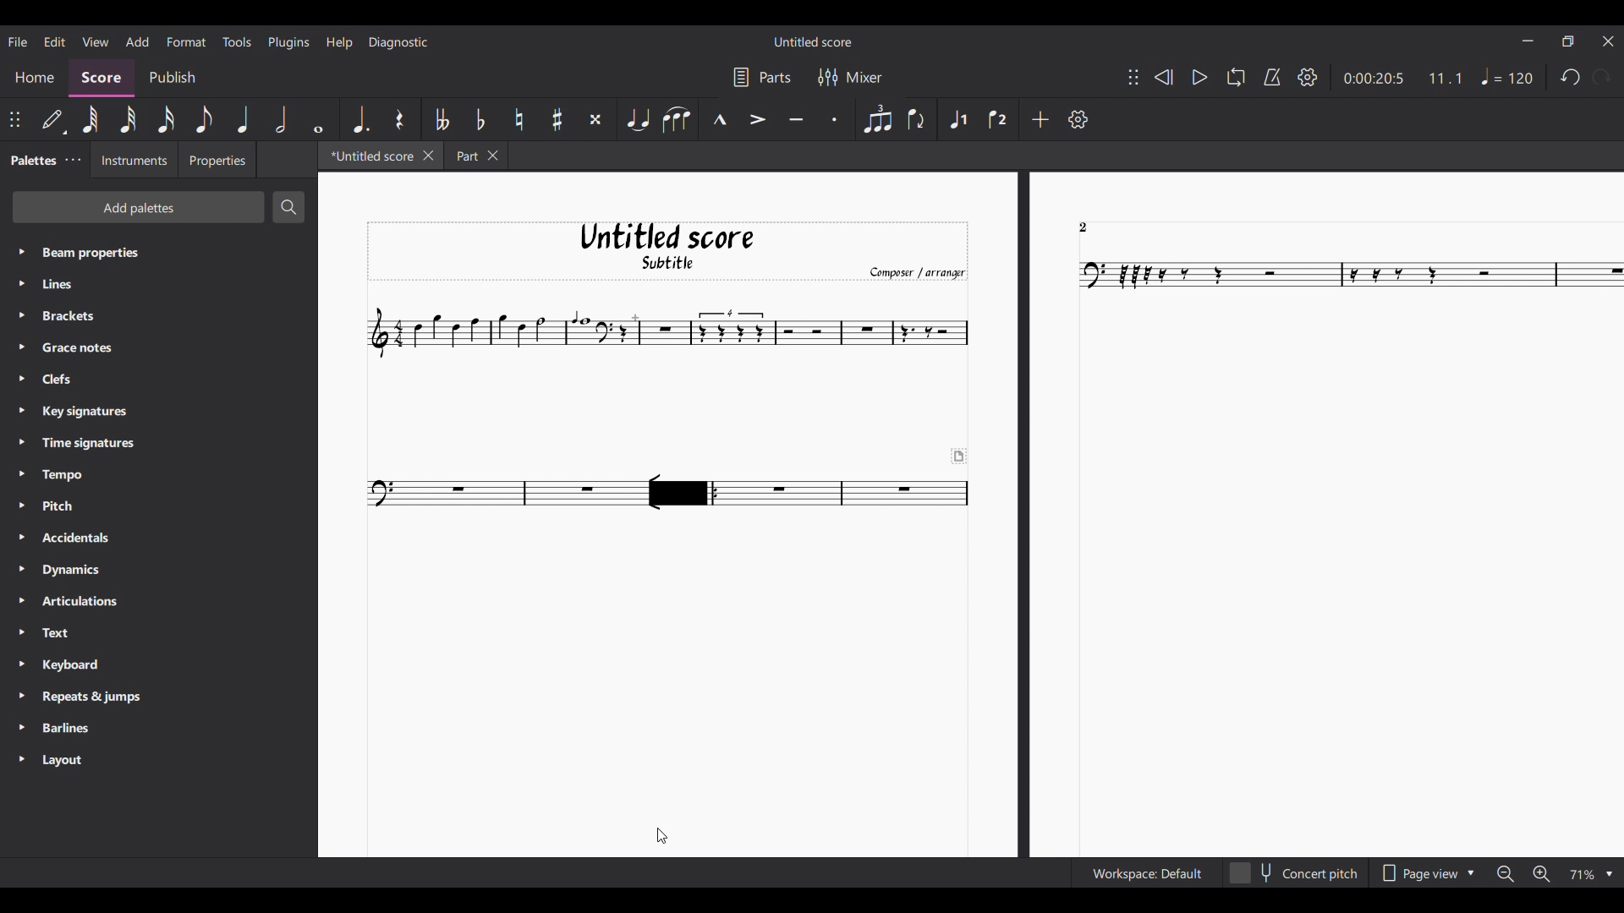 This screenshot has width=1624, height=913. Describe the element at coordinates (1601, 77) in the screenshot. I see `Redo` at that location.